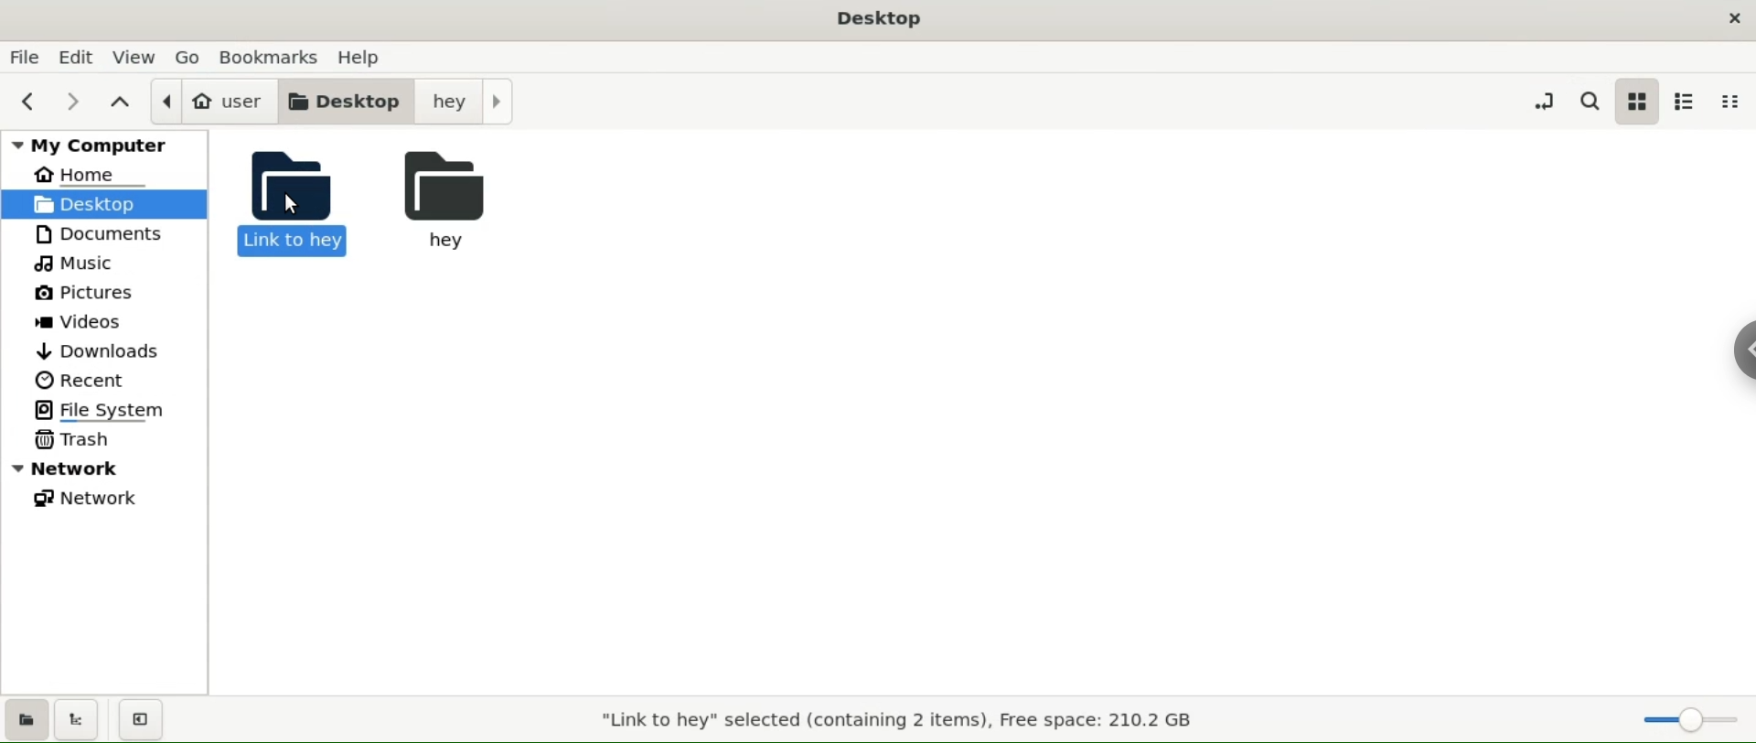 This screenshot has height=743, width=1756. Describe the element at coordinates (294, 207) in the screenshot. I see `cursor` at that location.